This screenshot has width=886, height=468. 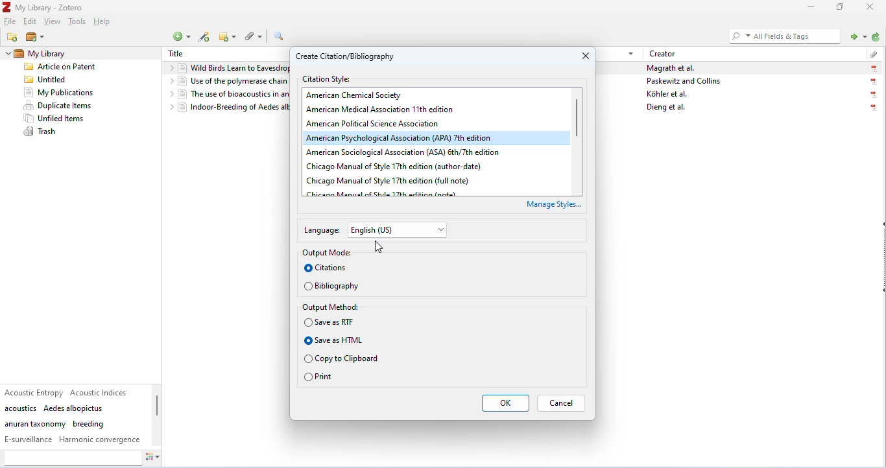 I want to click on close, so click(x=583, y=54).